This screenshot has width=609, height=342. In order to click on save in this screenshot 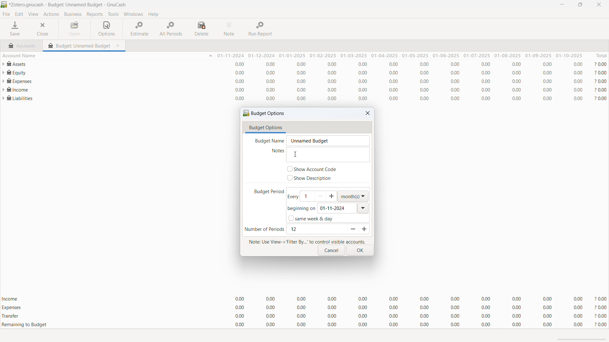, I will do `click(16, 29)`.